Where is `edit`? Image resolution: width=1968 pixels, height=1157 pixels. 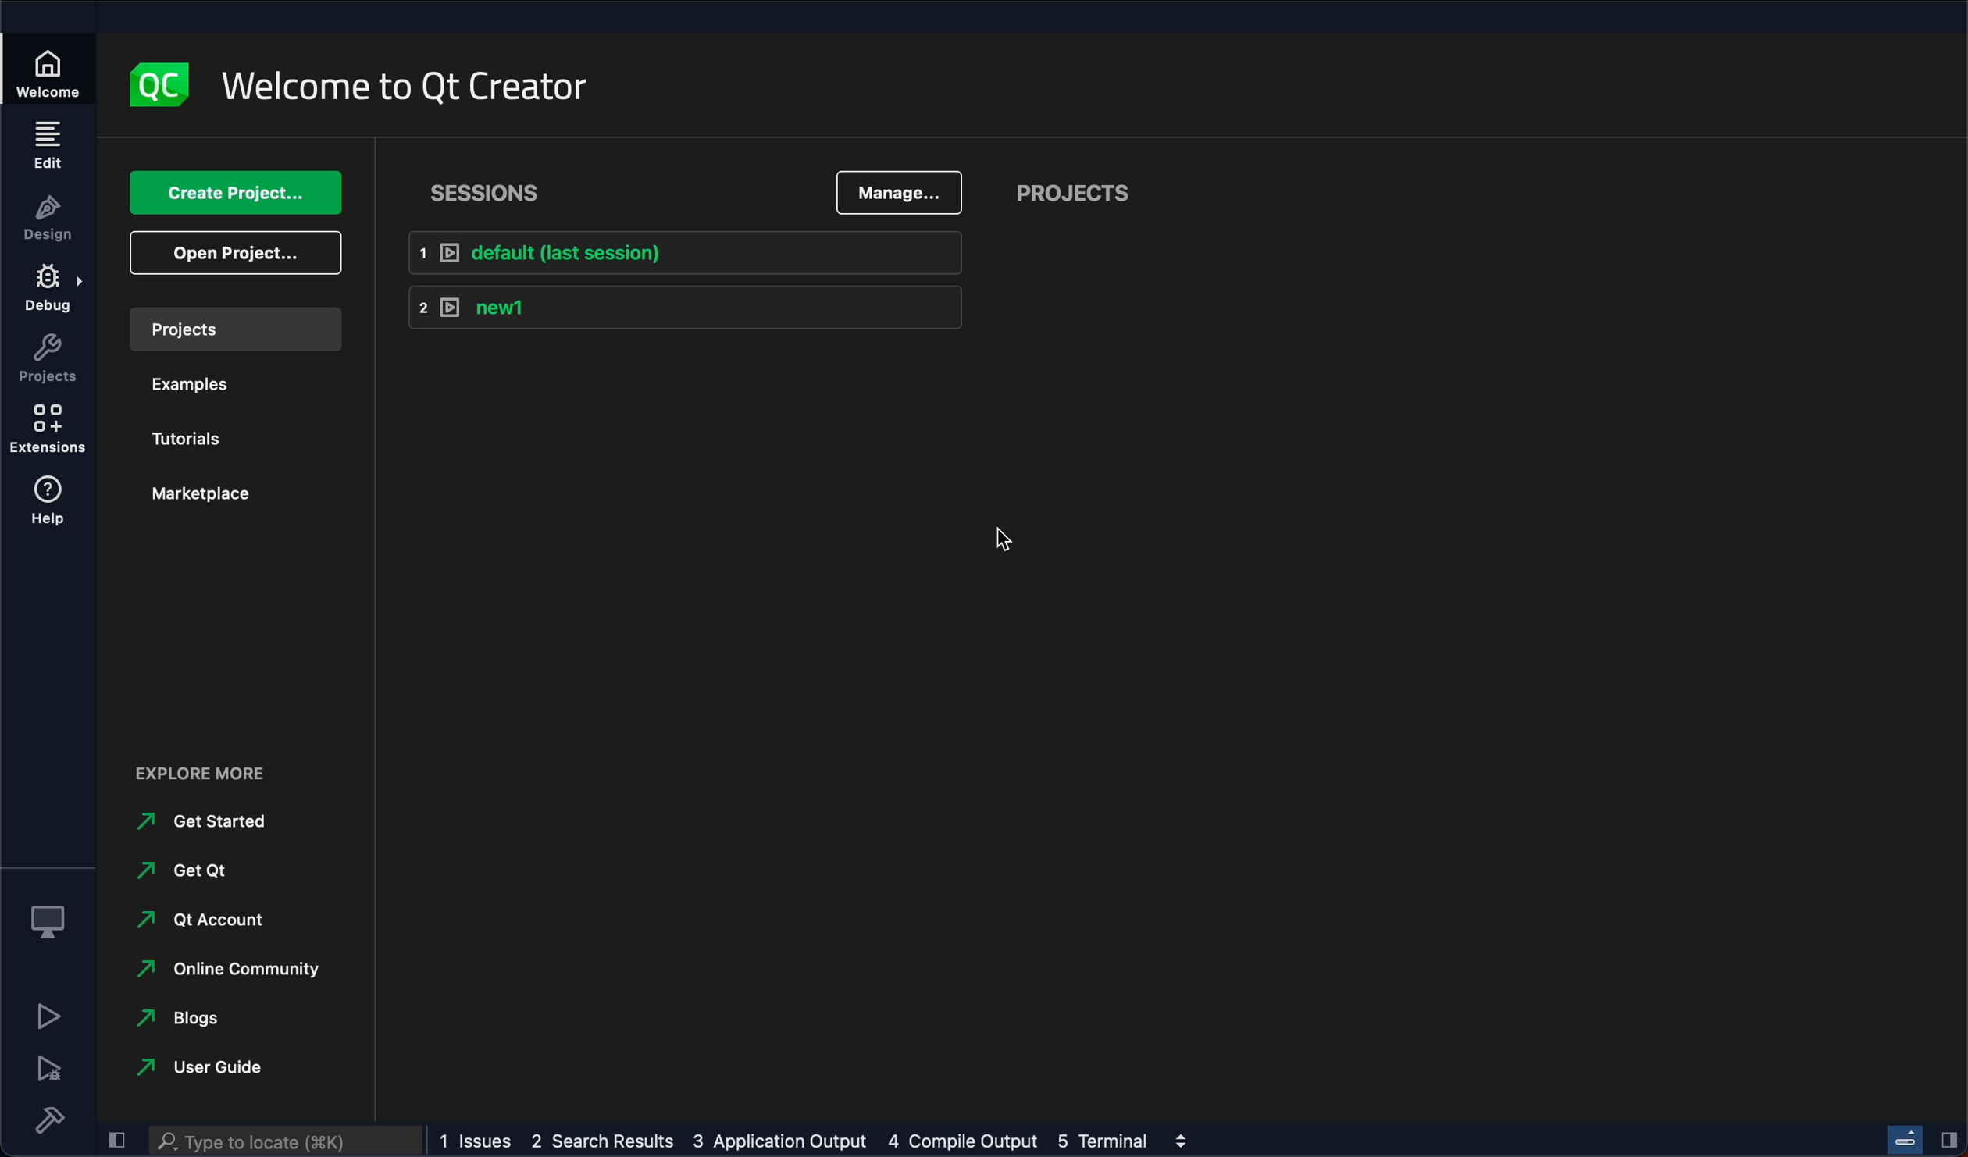 edit is located at coordinates (47, 146).